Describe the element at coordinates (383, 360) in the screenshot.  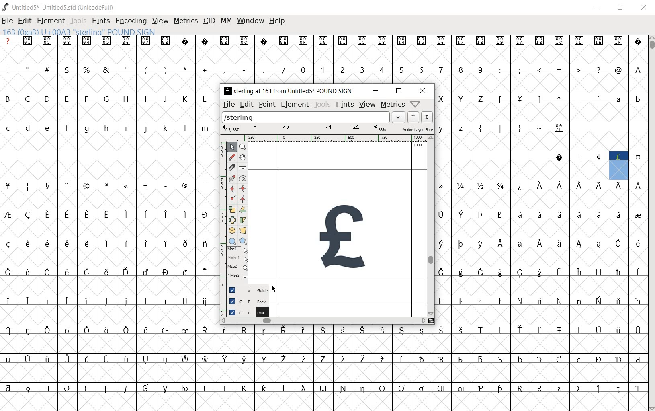
I see `Symbol` at that location.